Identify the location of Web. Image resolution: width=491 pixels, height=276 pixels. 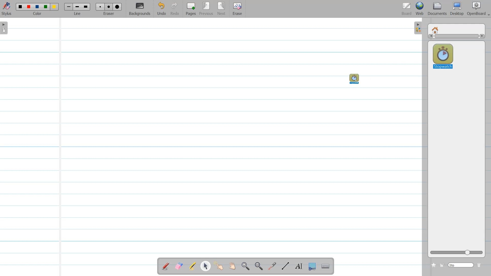
(420, 9).